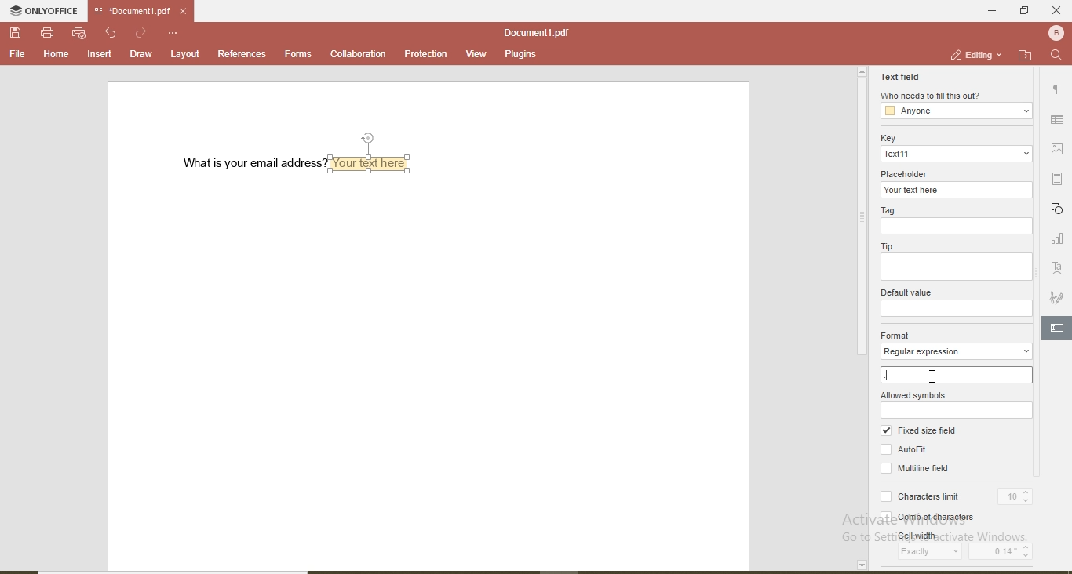 This screenshot has width=1072, height=574. What do you see at coordinates (17, 34) in the screenshot?
I see `save` at bounding box center [17, 34].